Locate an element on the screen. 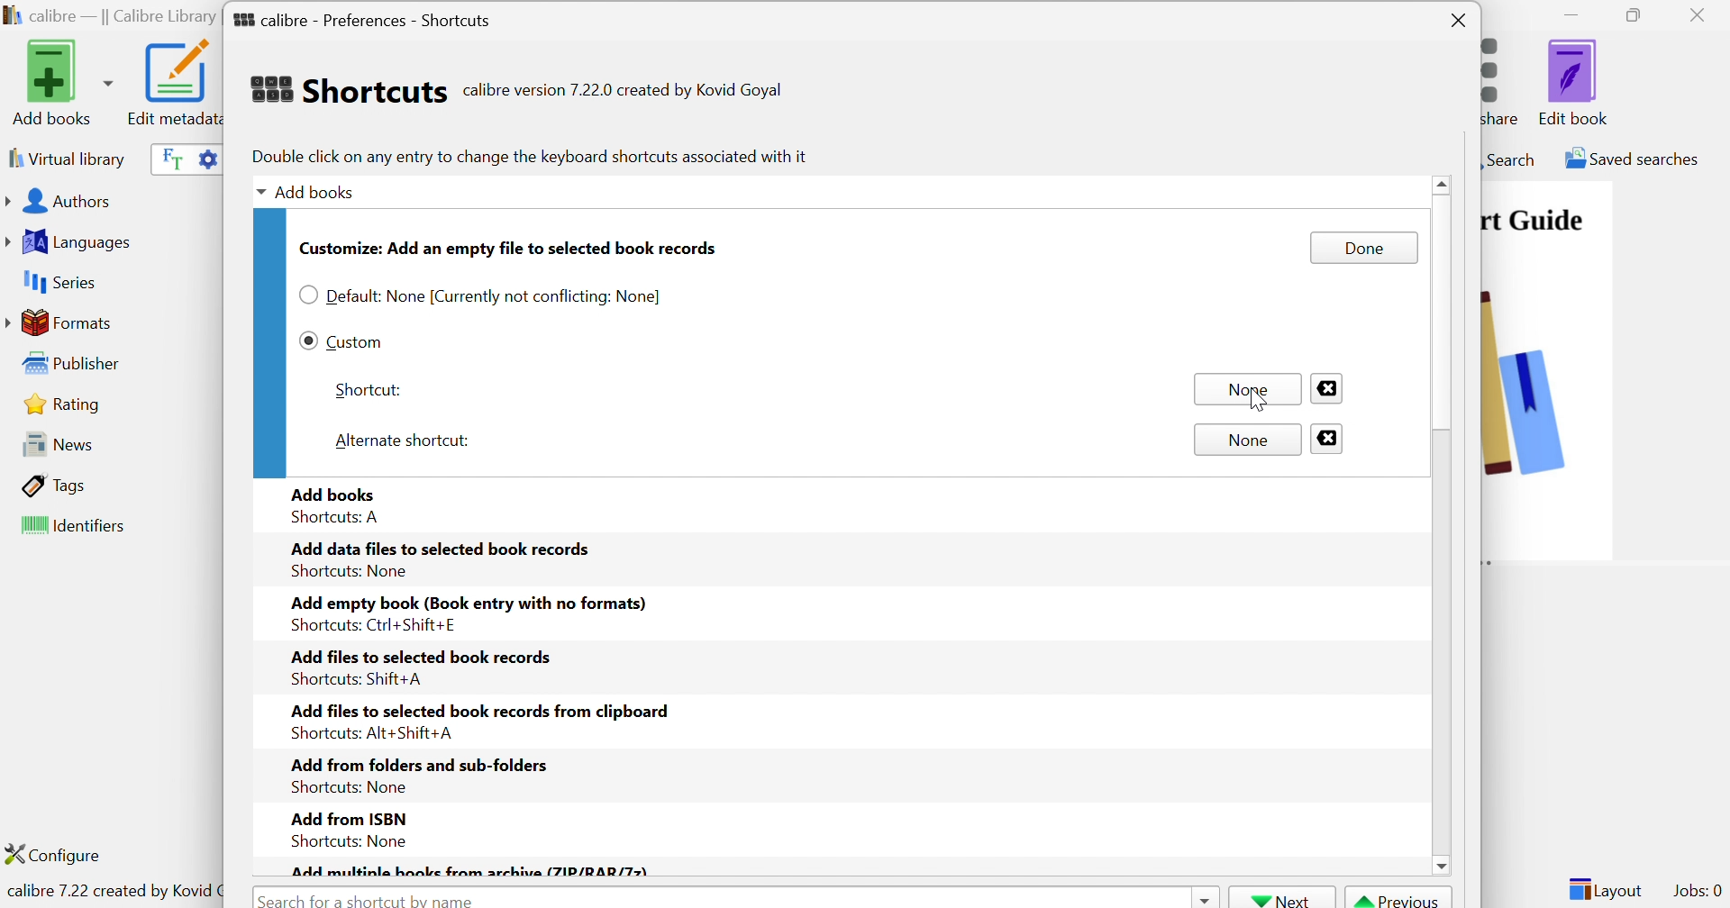  Tags is located at coordinates (55, 485).